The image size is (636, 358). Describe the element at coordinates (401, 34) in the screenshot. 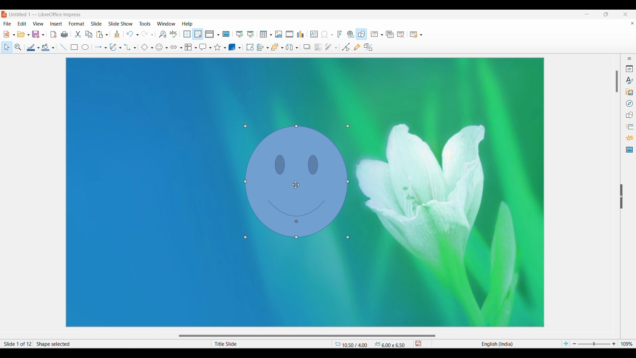

I see `Delete slide` at that location.